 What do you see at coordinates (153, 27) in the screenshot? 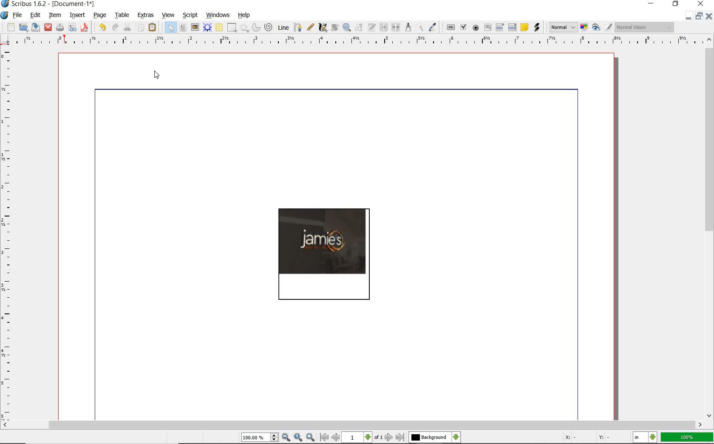
I see `paste` at bounding box center [153, 27].